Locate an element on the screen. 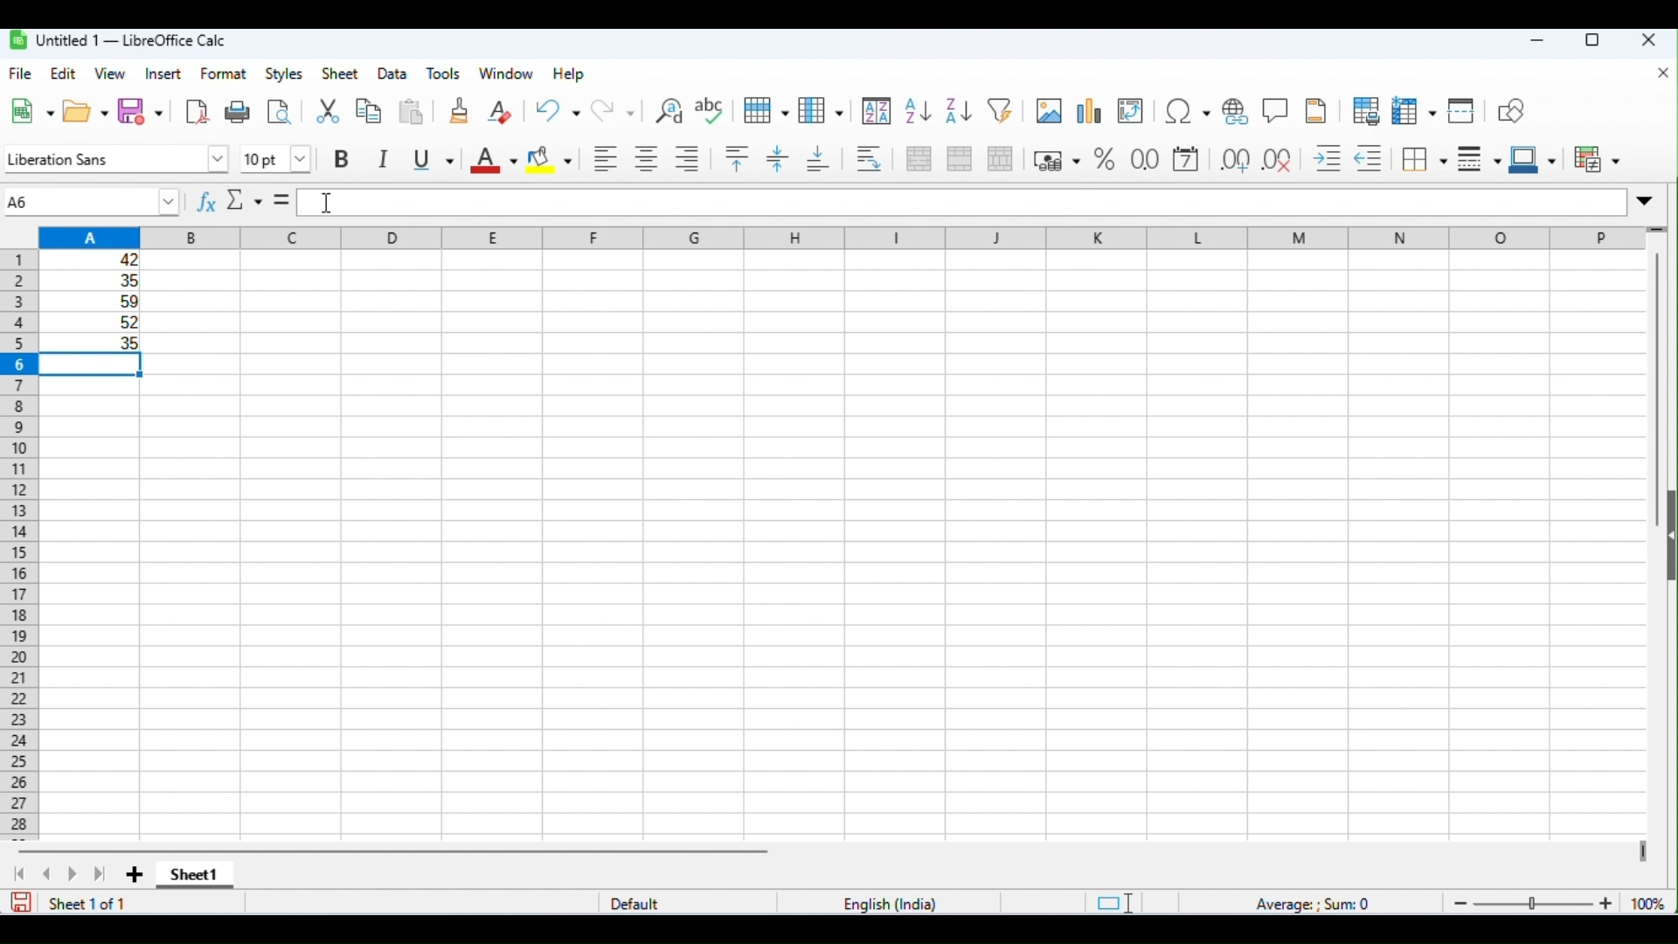 The width and height of the screenshot is (1678, 944). font style is located at coordinates (115, 156).